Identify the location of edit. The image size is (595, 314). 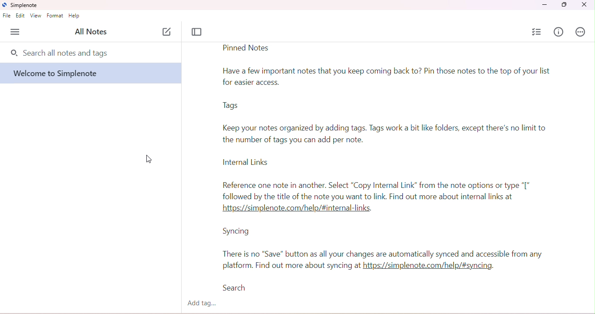
(20, 16).